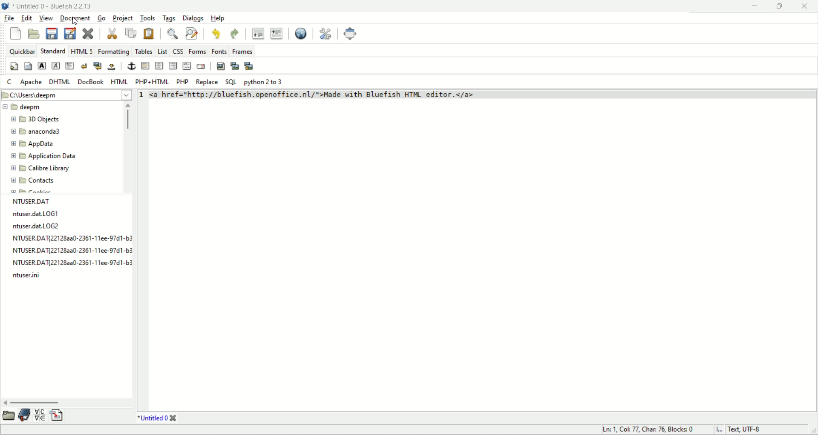 The width and height of the screenshot is (818, 435). I want to click on fonts, so click(219, 50).